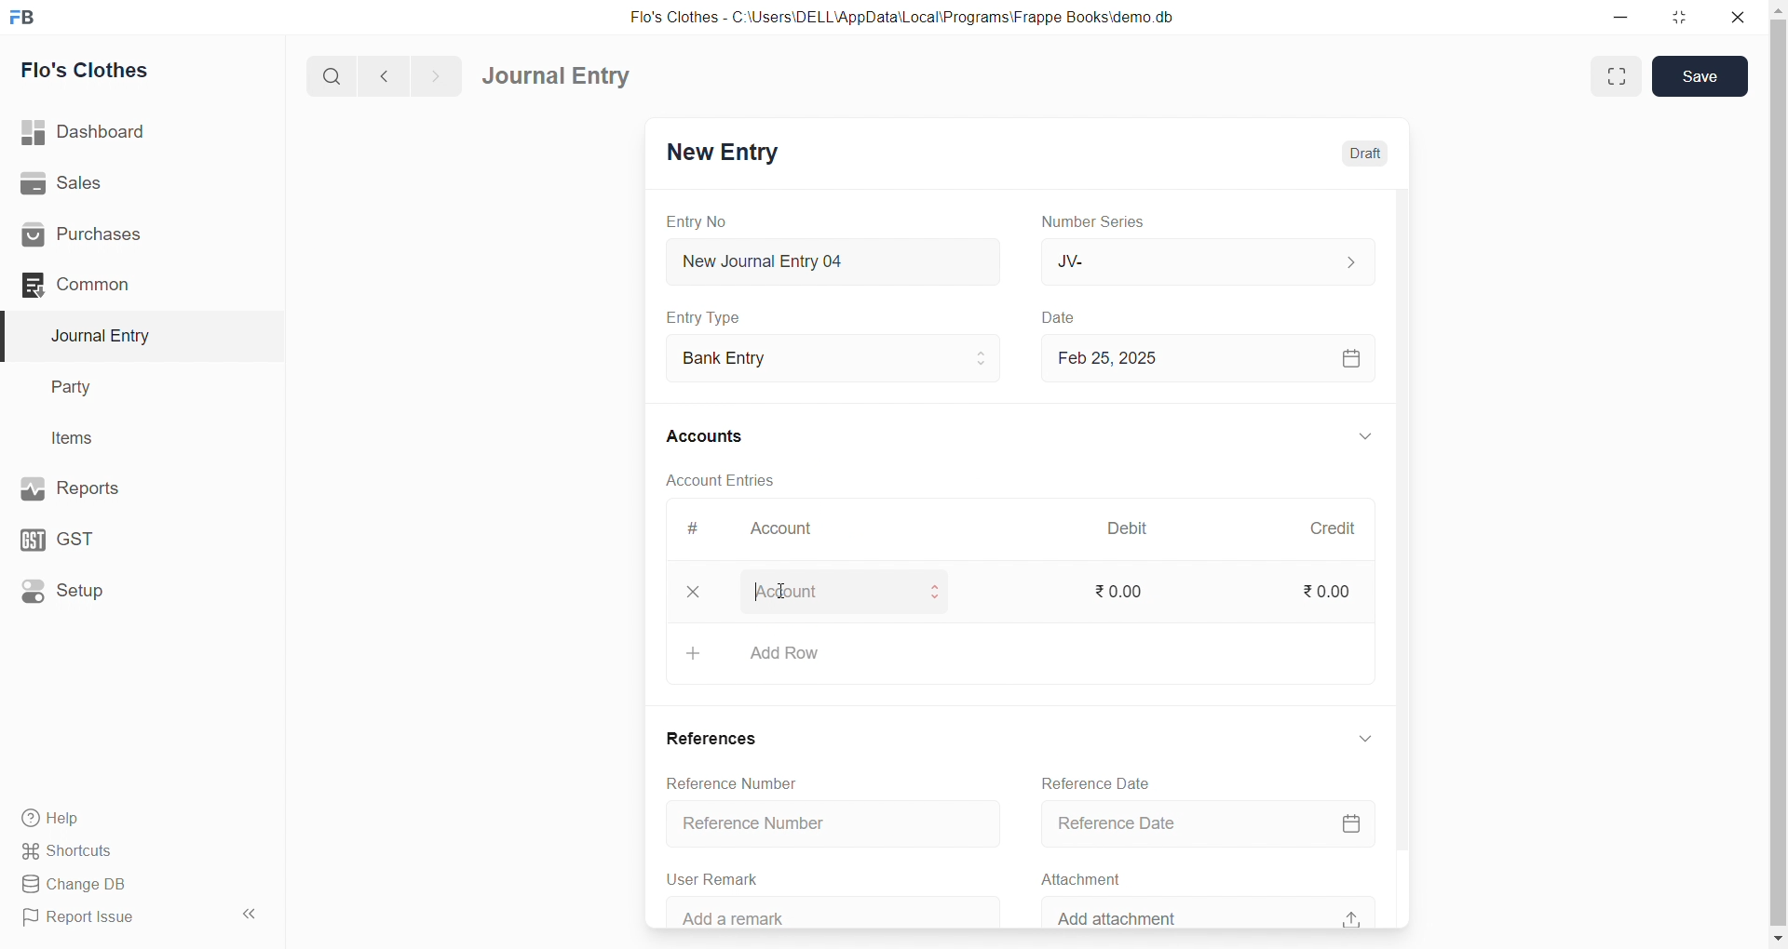  Describe the element at coordinates (726, 434) in the screenshot. I see `Accounts` at that location.